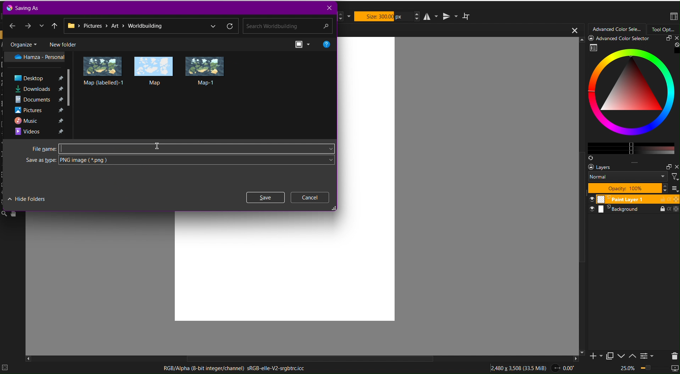 Image resolution: width=680 pixels, height=374 pixels. Describe the element at coordinates (62, 44) in the screenshot. I see `New Folder` at that location.